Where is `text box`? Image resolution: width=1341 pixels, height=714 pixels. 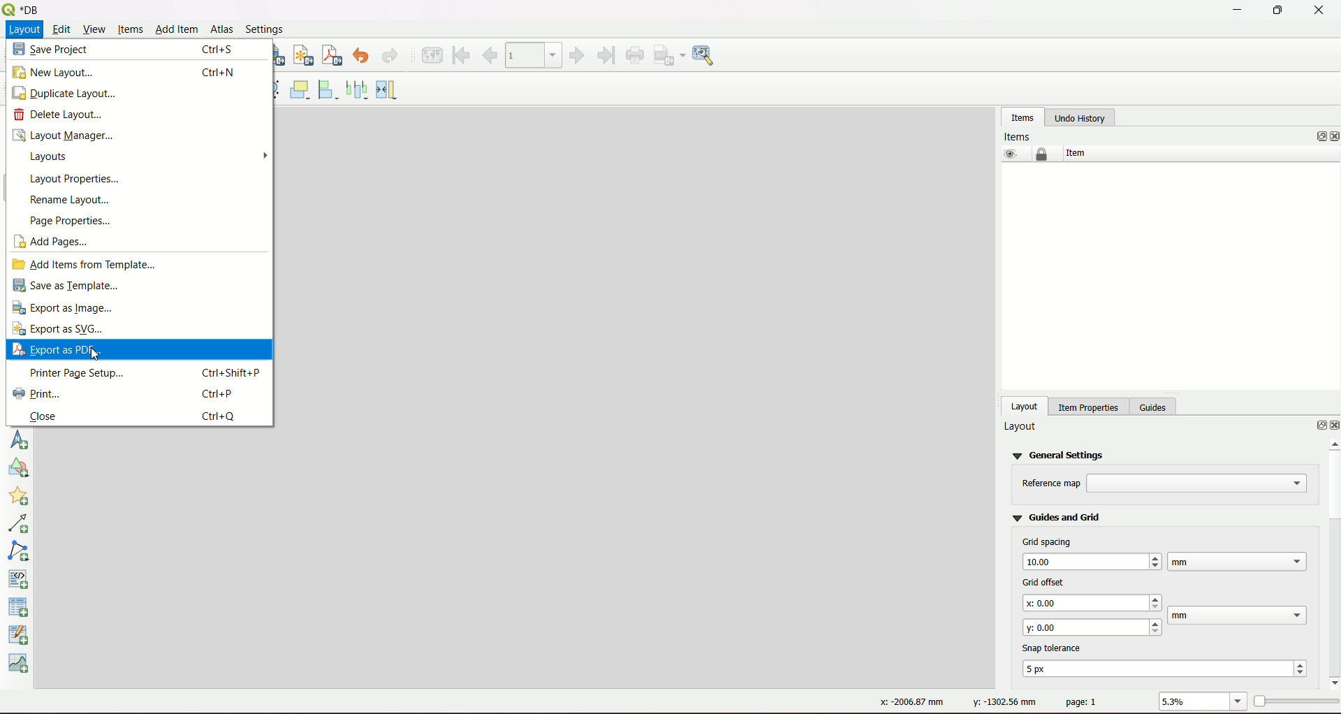
text box is located at coordinates (1168, 668).